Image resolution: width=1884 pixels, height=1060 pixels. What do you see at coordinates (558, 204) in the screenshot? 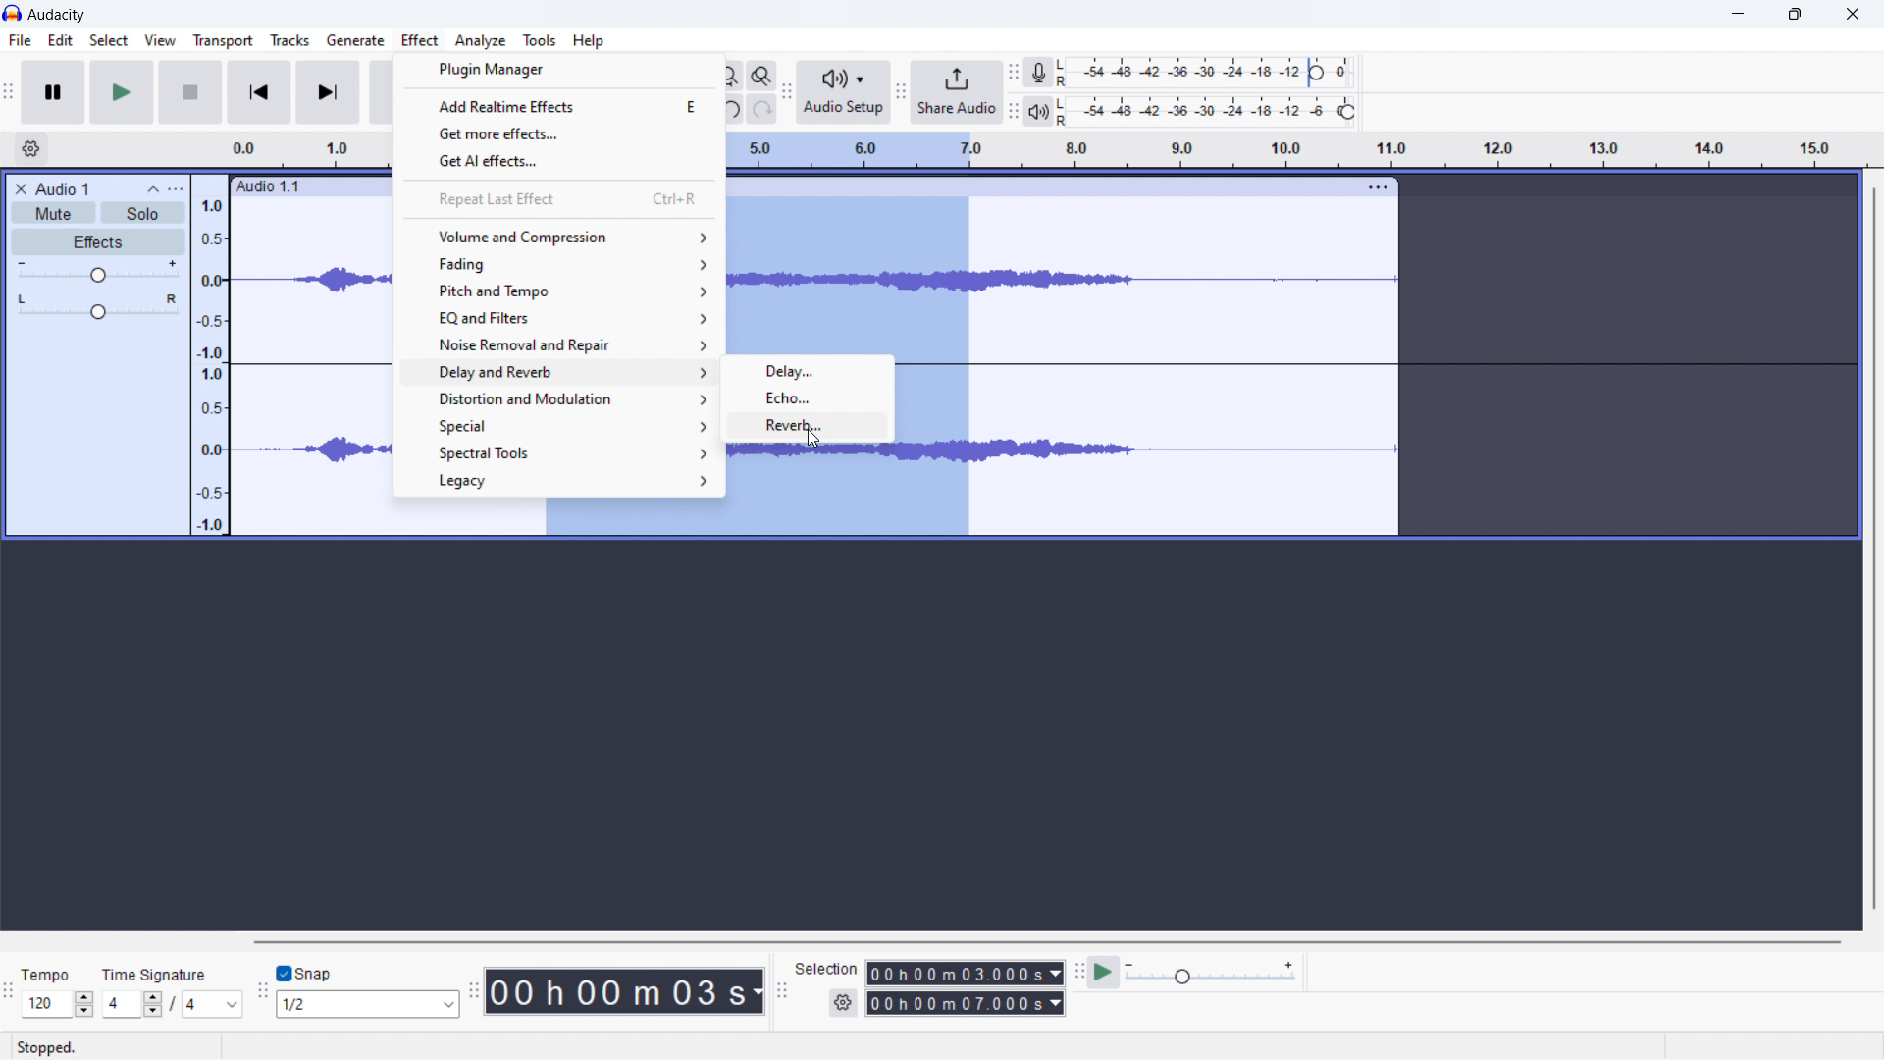
I see `repeat last effect  ctrl+R` at bounding box center [558, 204].